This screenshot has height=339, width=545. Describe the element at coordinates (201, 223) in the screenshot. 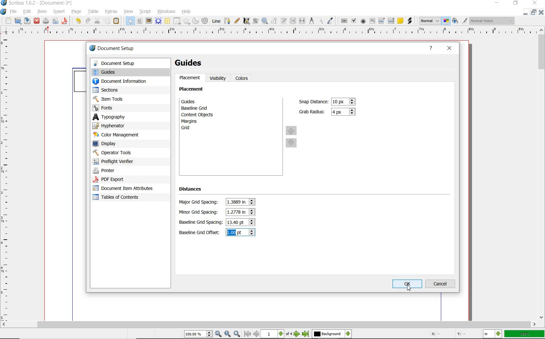

I see `Baseline Grid Spacing:` at that location.